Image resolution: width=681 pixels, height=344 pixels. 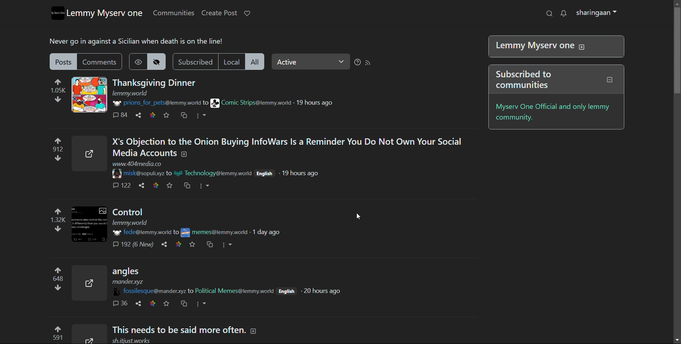 What do you see at coordinates (98, 13) in the screenshot?
I see `lemmy myserv one logo and name` at bounding box center [98, 13].